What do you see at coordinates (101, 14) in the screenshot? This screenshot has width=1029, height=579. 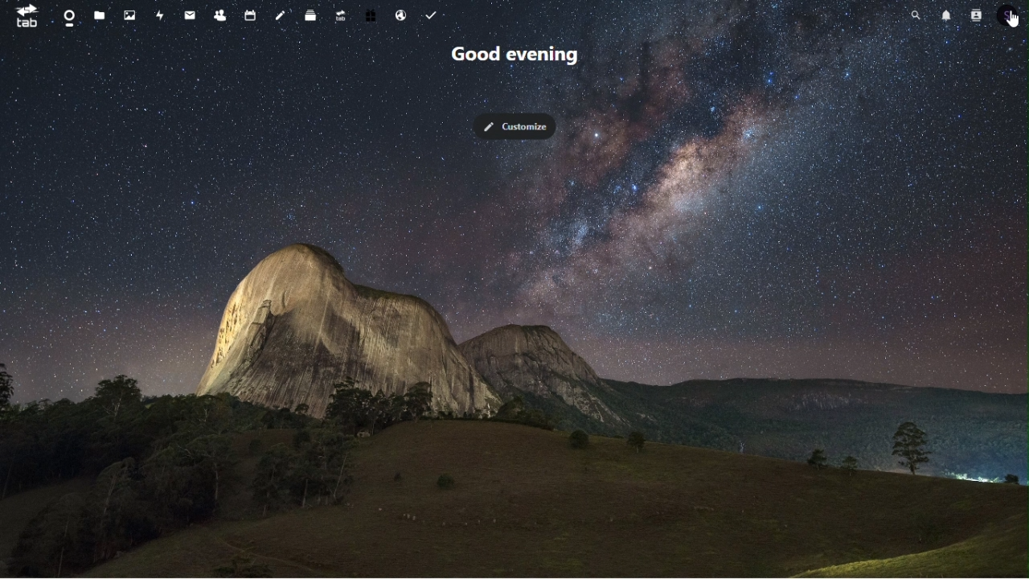 I see `files` at bounding box center [101, 14].